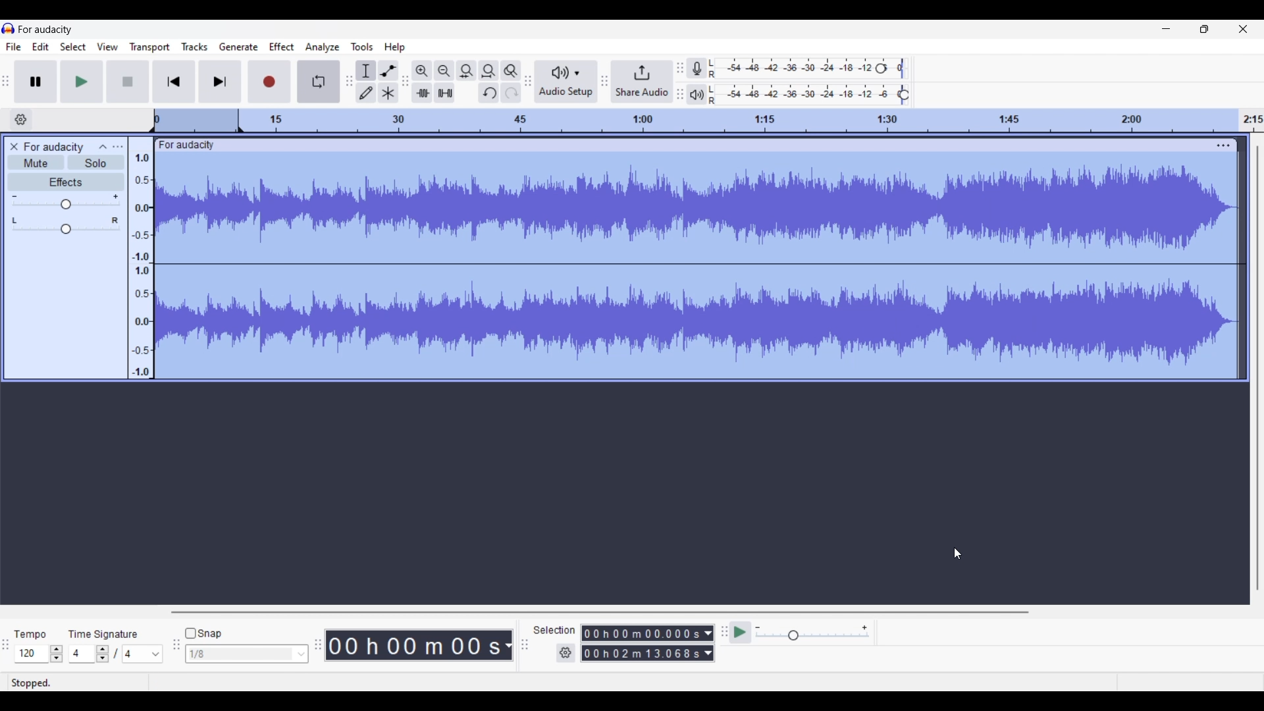 This screenshot has height=711, width=1264. What do you see at coordinates (196, 121) in the screenshot?
I see `Header space ` at bounding box center [196, 121].